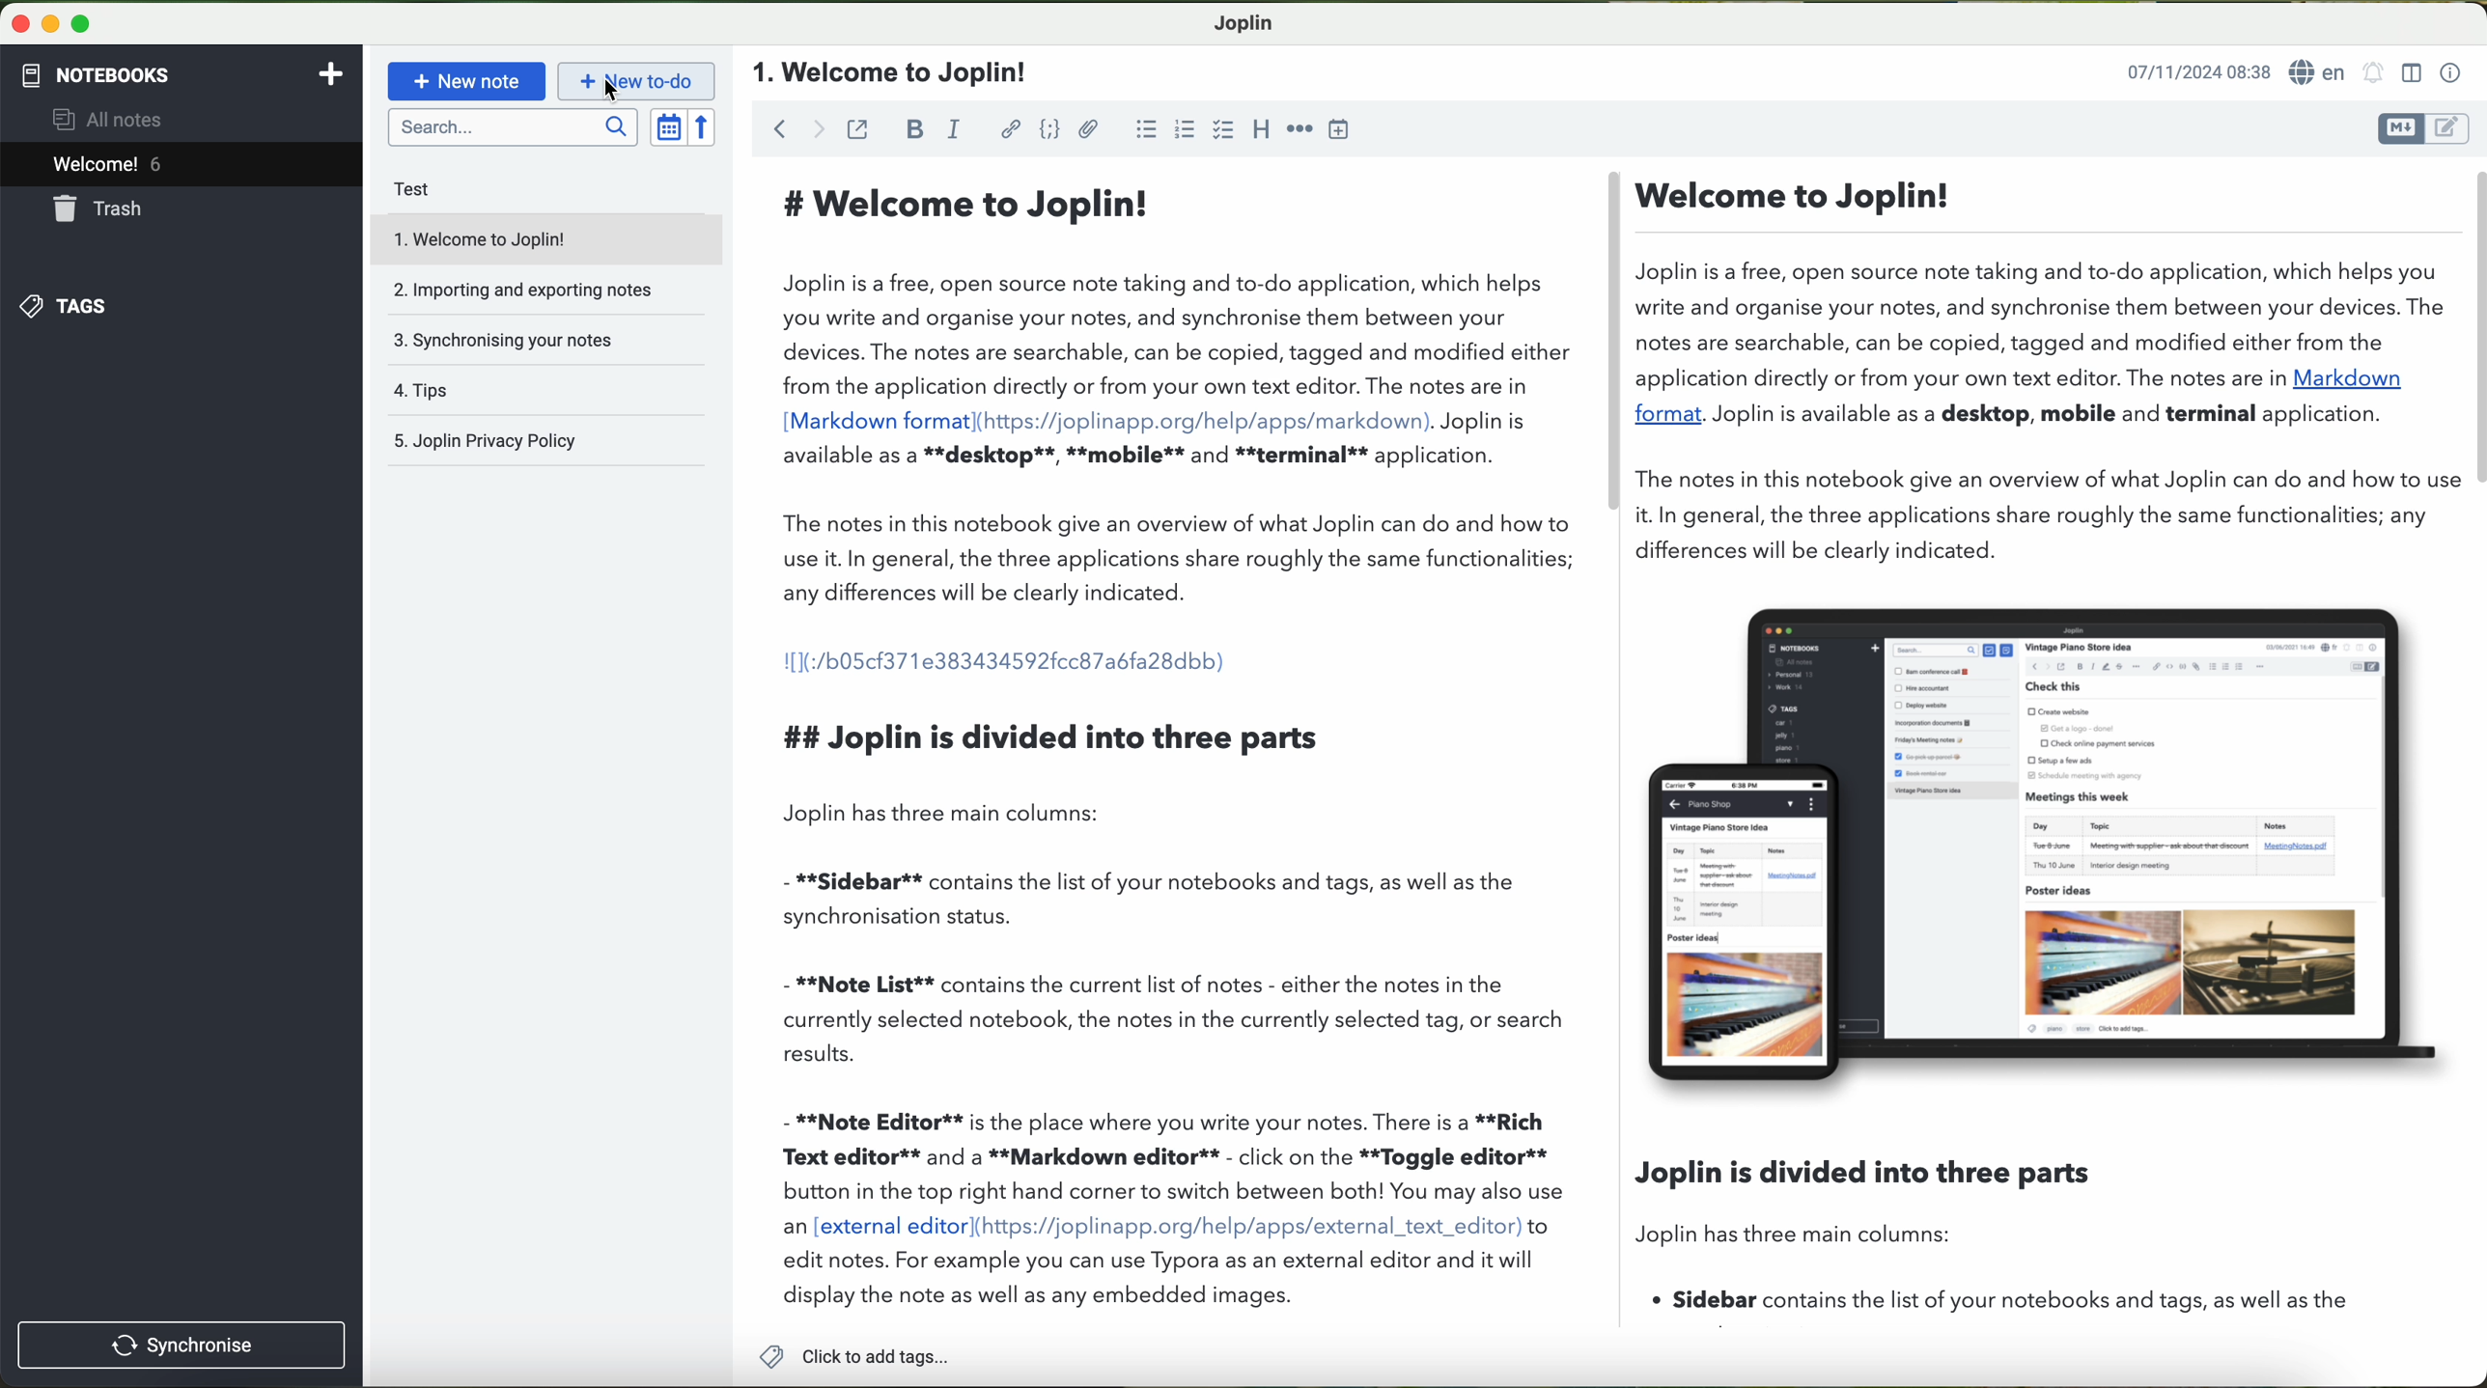 Image resolution: width=2487 pixels, height=1388 pixels. I want to click on tags, so click(71, 304).